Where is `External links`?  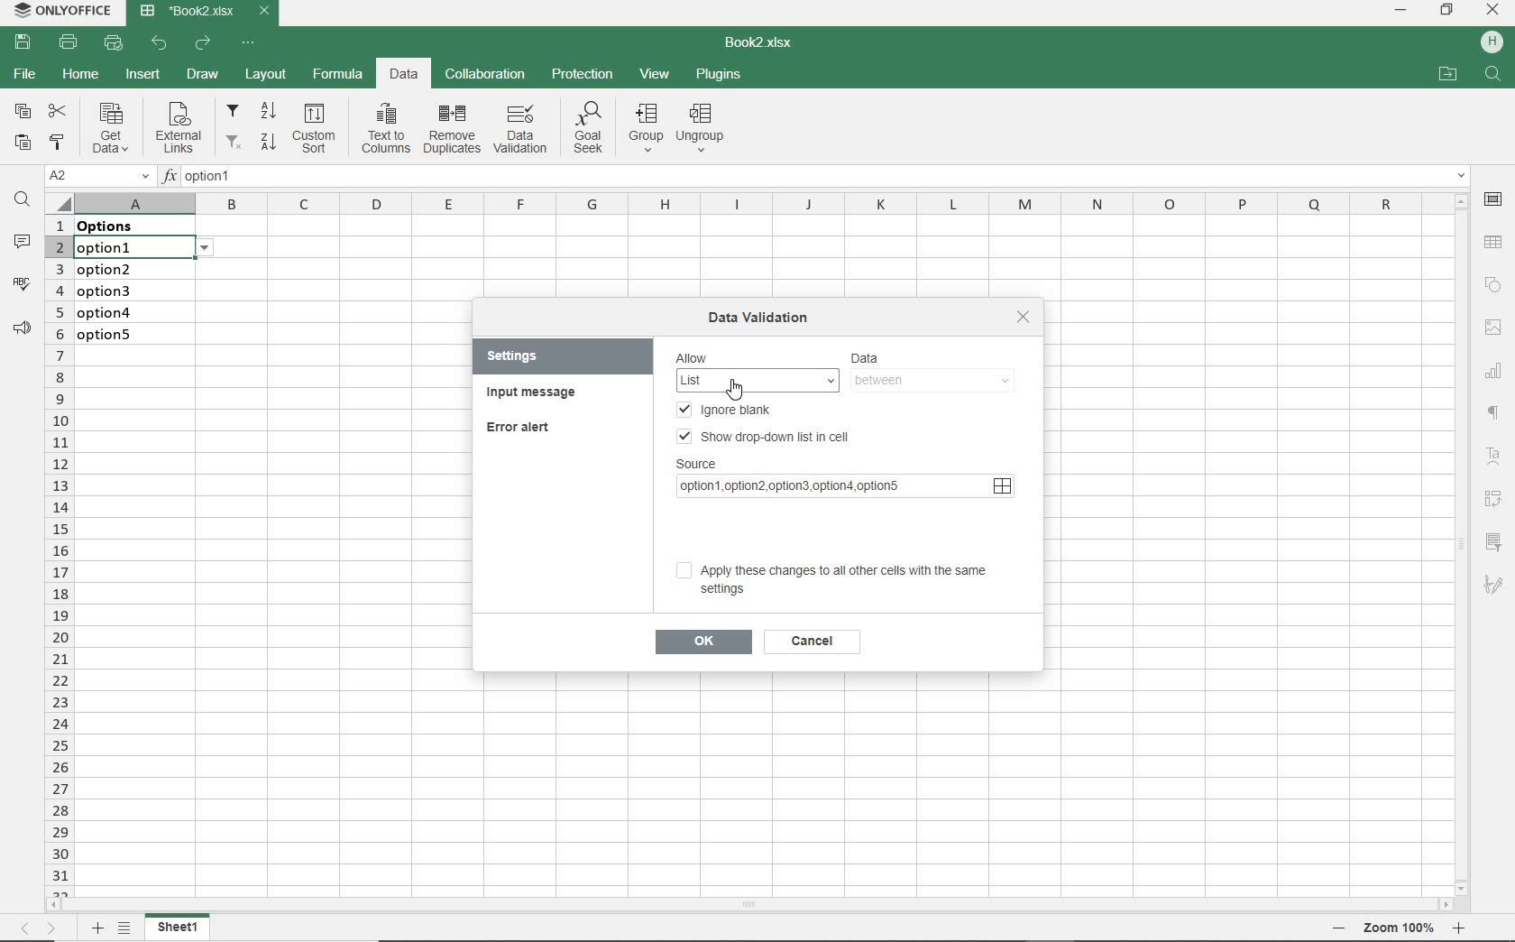
External links is located at coordinates (179, 129).